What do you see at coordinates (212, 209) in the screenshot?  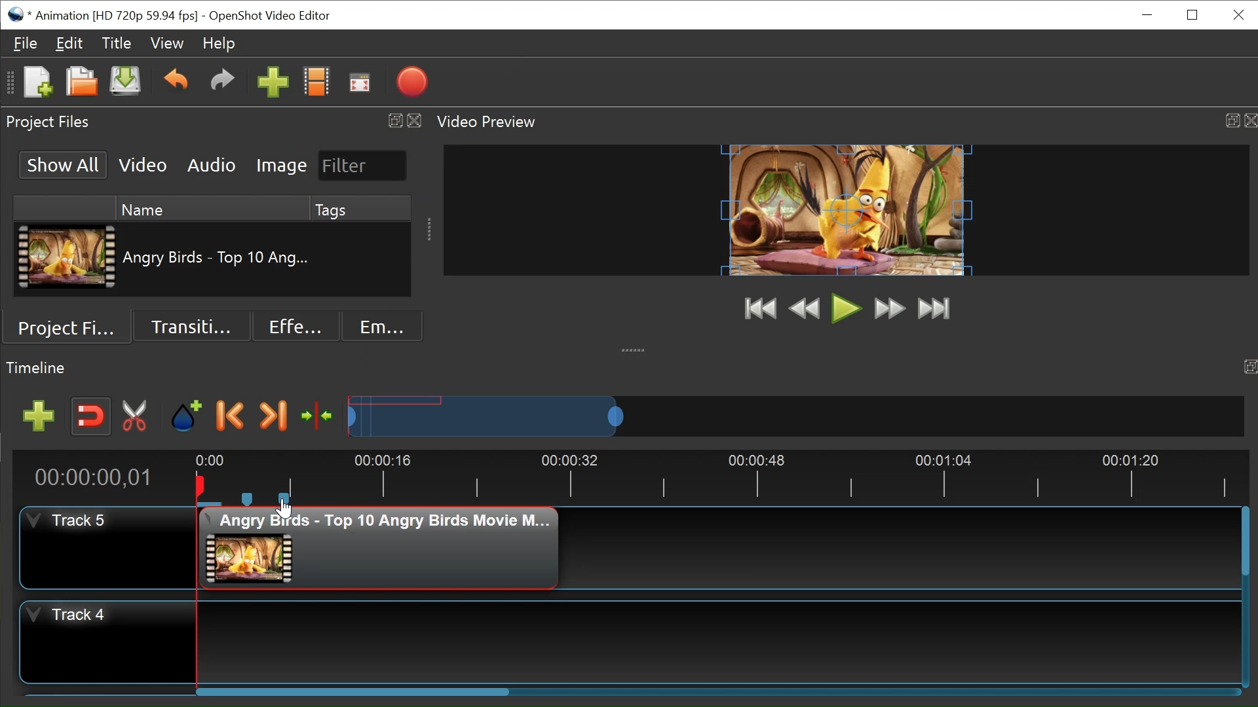 I see `Name` at bounding box center [212, 209].